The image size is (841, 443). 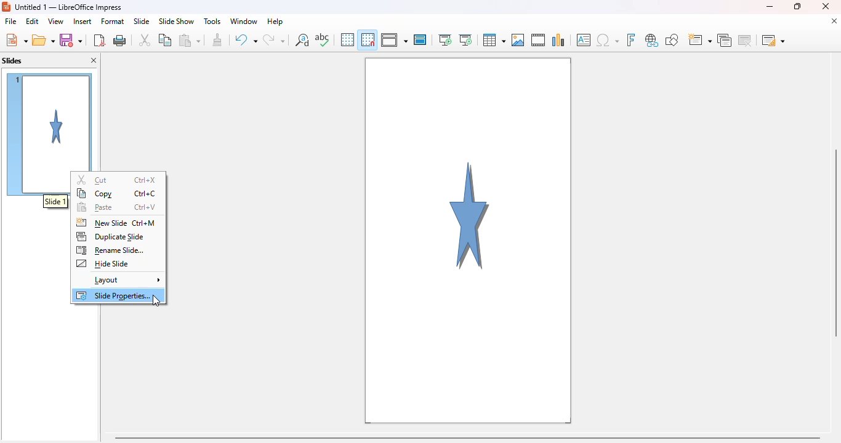 I want to click on duplicate slide, so click(x=724, y=40).